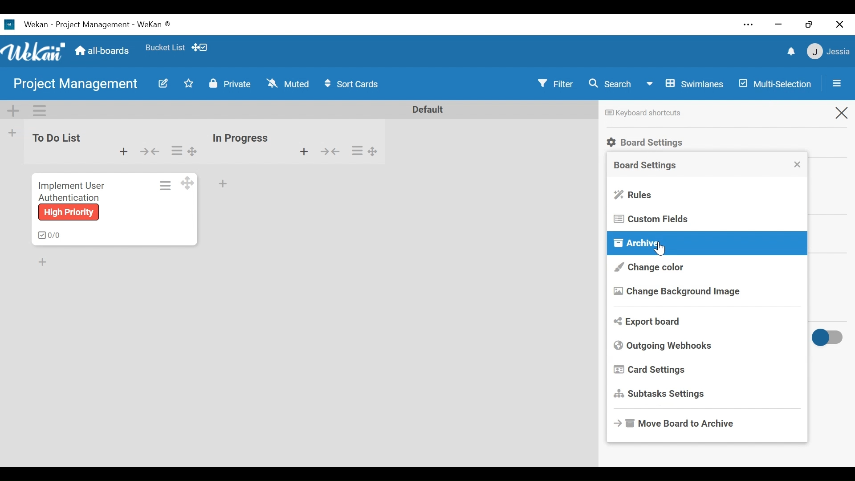 This screenshot has height=481, width=855. What do you see at coordinates (222, 182) in the screenshot?
I see `Add card Bottom of the list` at bounding box center [222, 182].